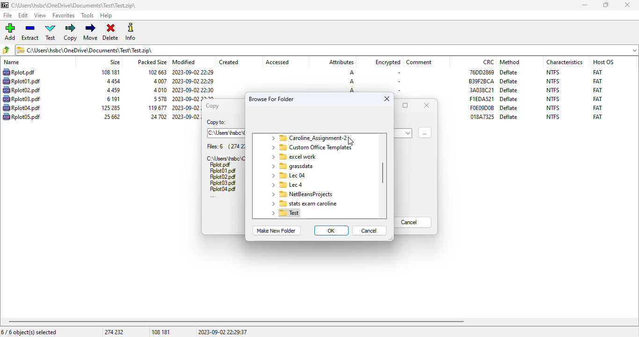  Describe the element at coordinates (131, 31) in the screenshot. I see `info` at that location.